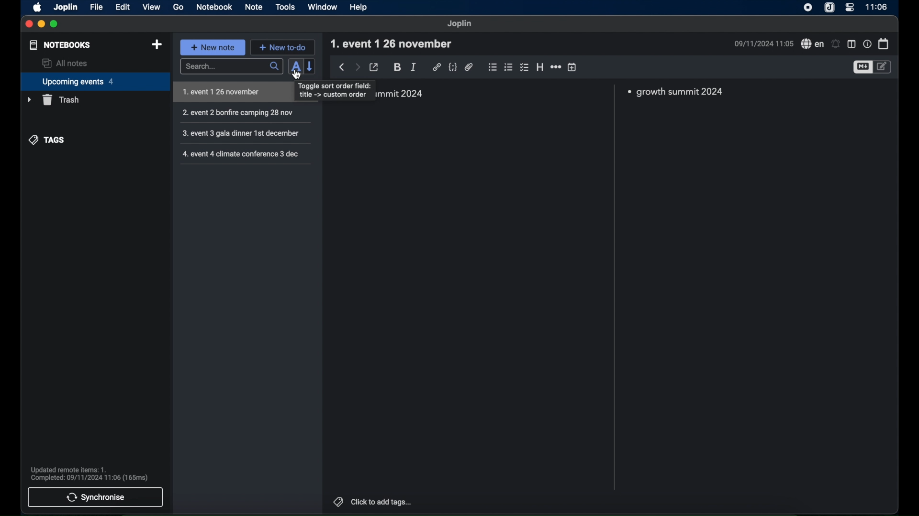  Describe the element at coordinates (41, 24) in the screenshot. I see `minimize` at that location.